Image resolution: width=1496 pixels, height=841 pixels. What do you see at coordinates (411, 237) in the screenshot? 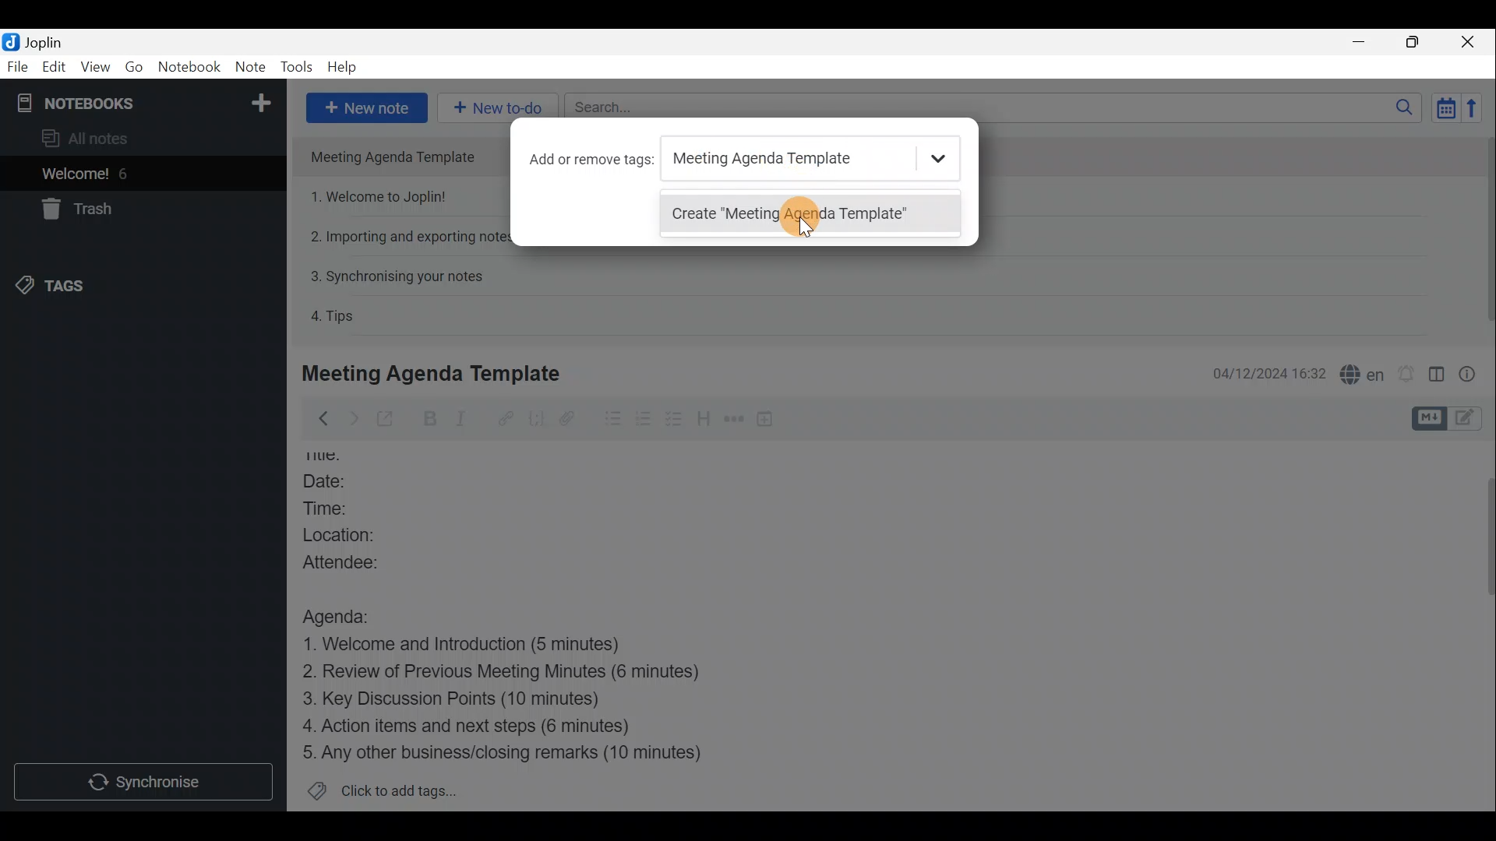
I see `2. Importing and exporting notes` at bounding box center [411, 237].